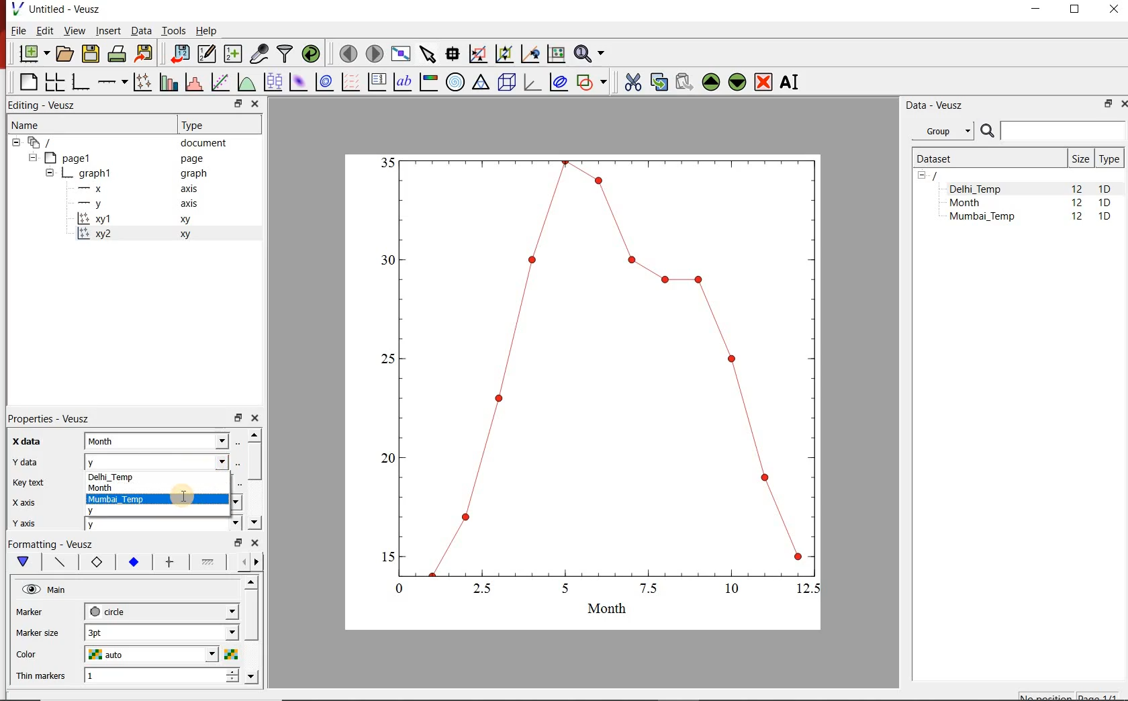 The image size is (1128, 701). What do you see at coordinates (121, 500) in the screenshot?
I see `Mumbai_Temp` at bounding box center [121, 500].